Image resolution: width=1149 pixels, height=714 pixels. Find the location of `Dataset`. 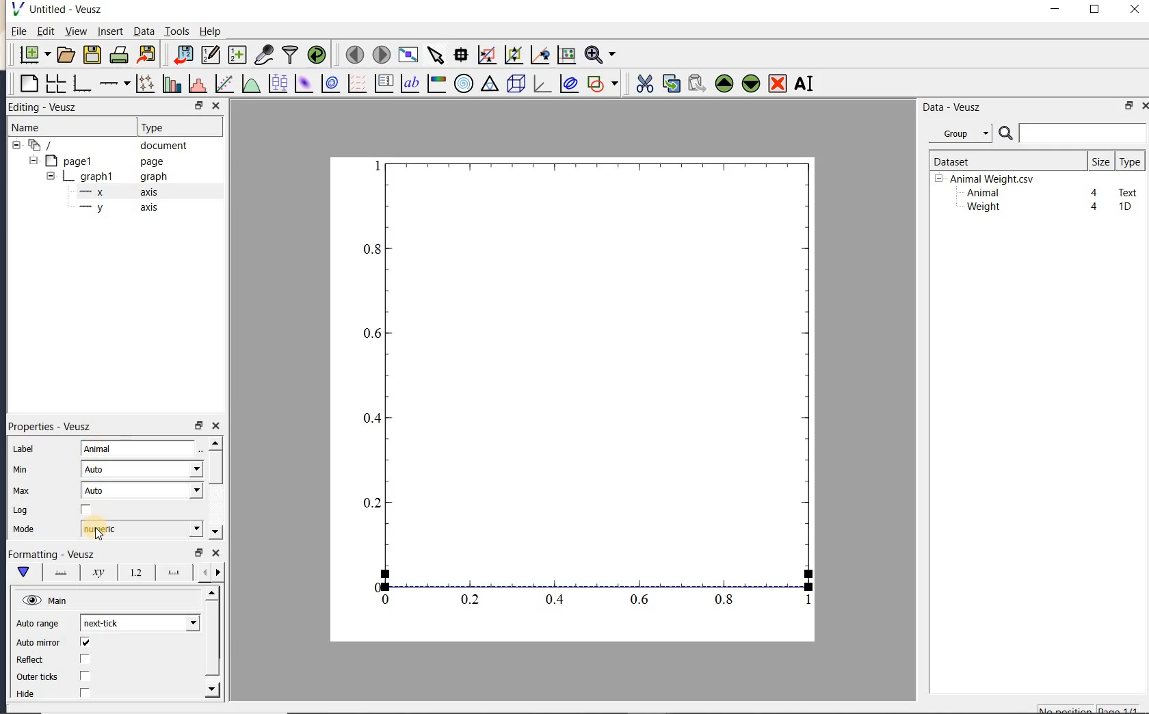

Dataset is located at coordinates (1002, 161).